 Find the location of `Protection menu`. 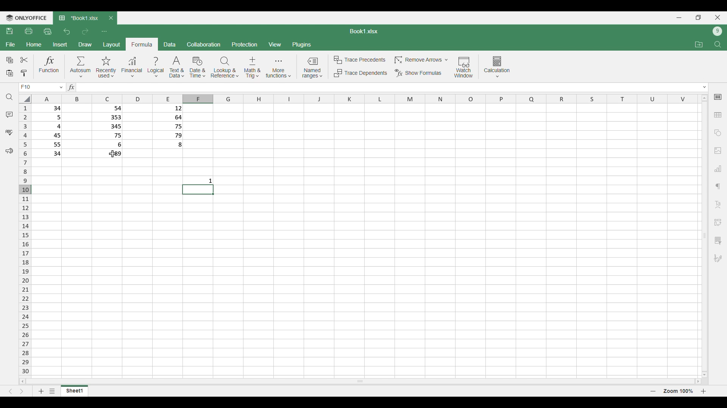

Protection menu is located at coordinates (245, 44).